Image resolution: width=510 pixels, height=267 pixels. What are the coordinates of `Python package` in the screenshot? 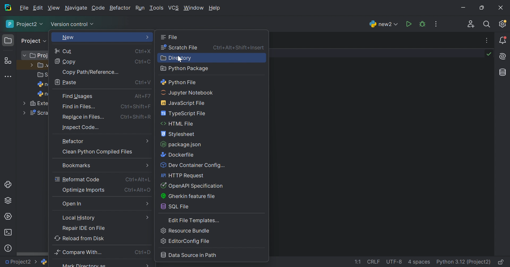 It's located at (186, 69).